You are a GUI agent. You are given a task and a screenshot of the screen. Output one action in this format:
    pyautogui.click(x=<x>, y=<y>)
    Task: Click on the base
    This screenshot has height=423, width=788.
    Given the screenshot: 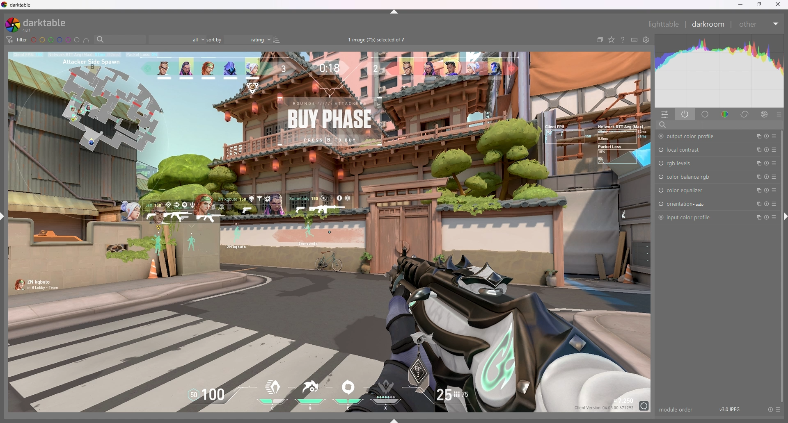 What is the action you would take?
    pyautogui.click(x=706, y=114)
    